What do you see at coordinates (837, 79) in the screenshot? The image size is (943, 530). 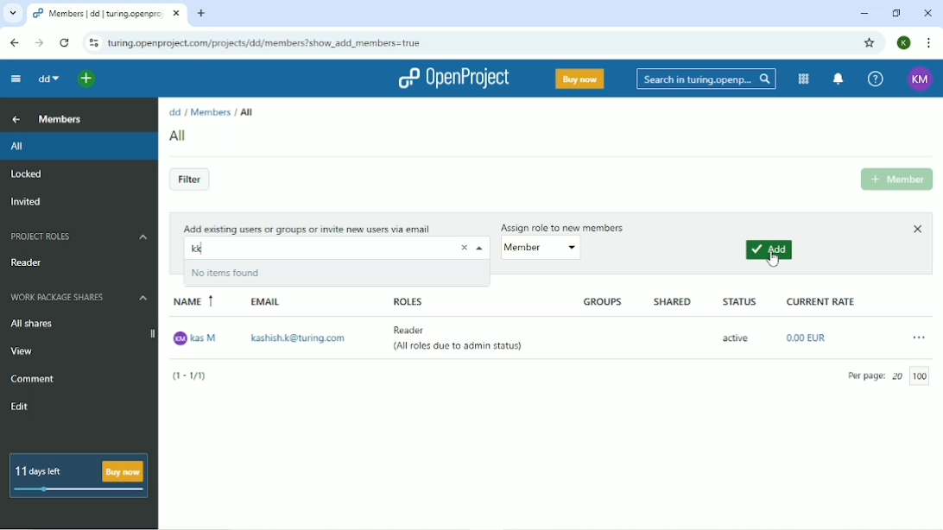 I see `To notification center` at bounding box center [837, 79].